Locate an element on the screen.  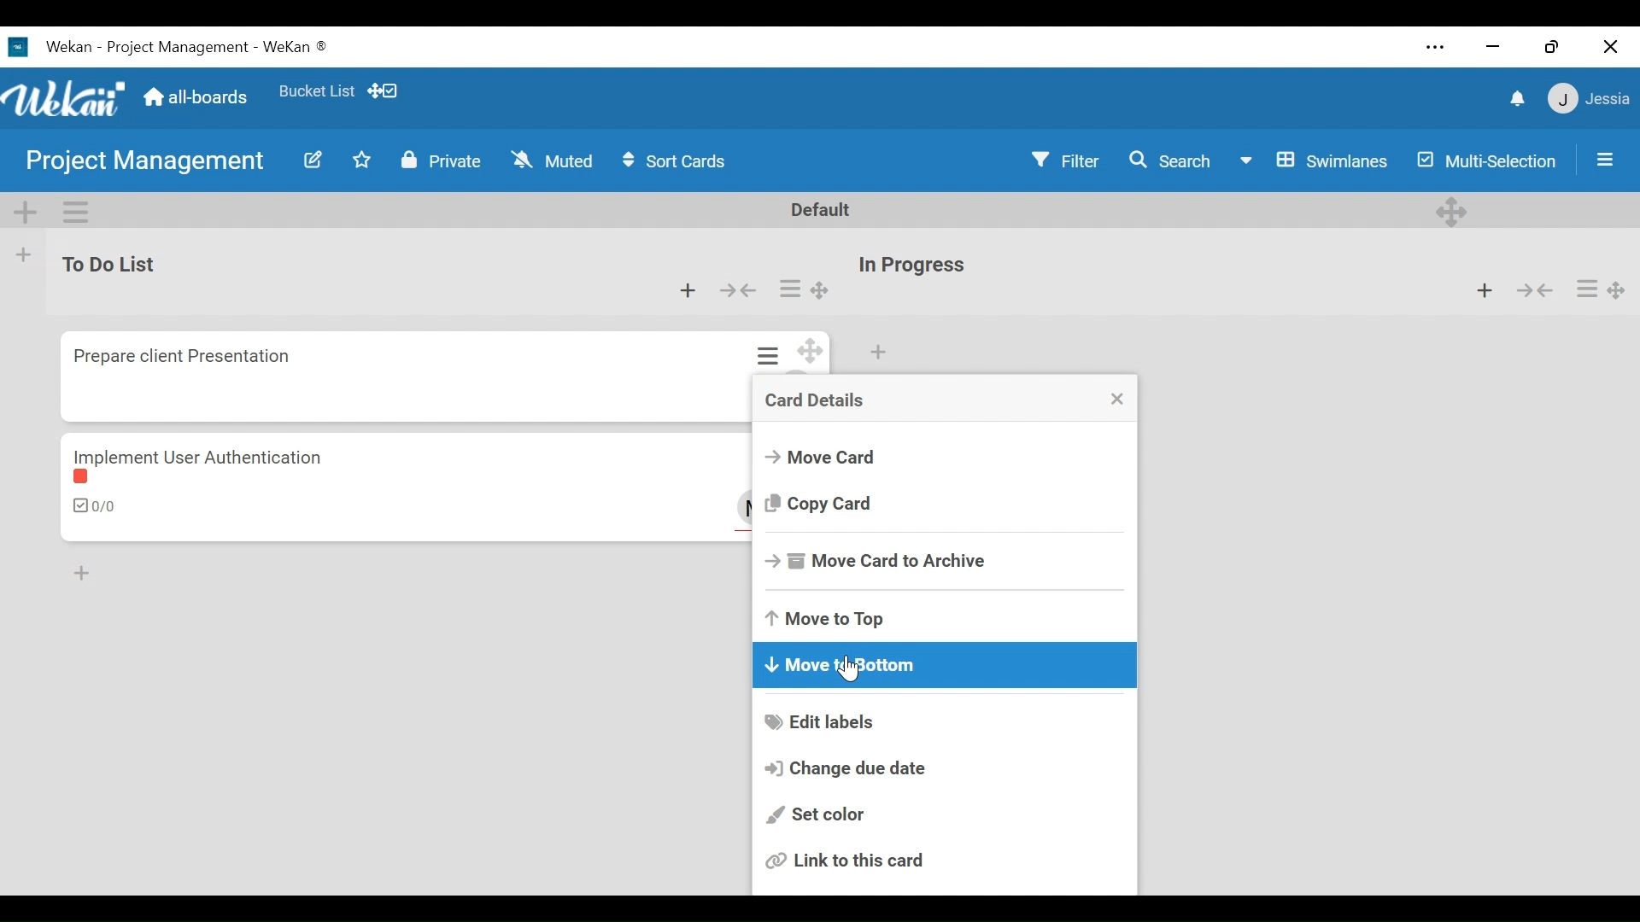
Home (all-boards) is located at coordinates (197, 97).